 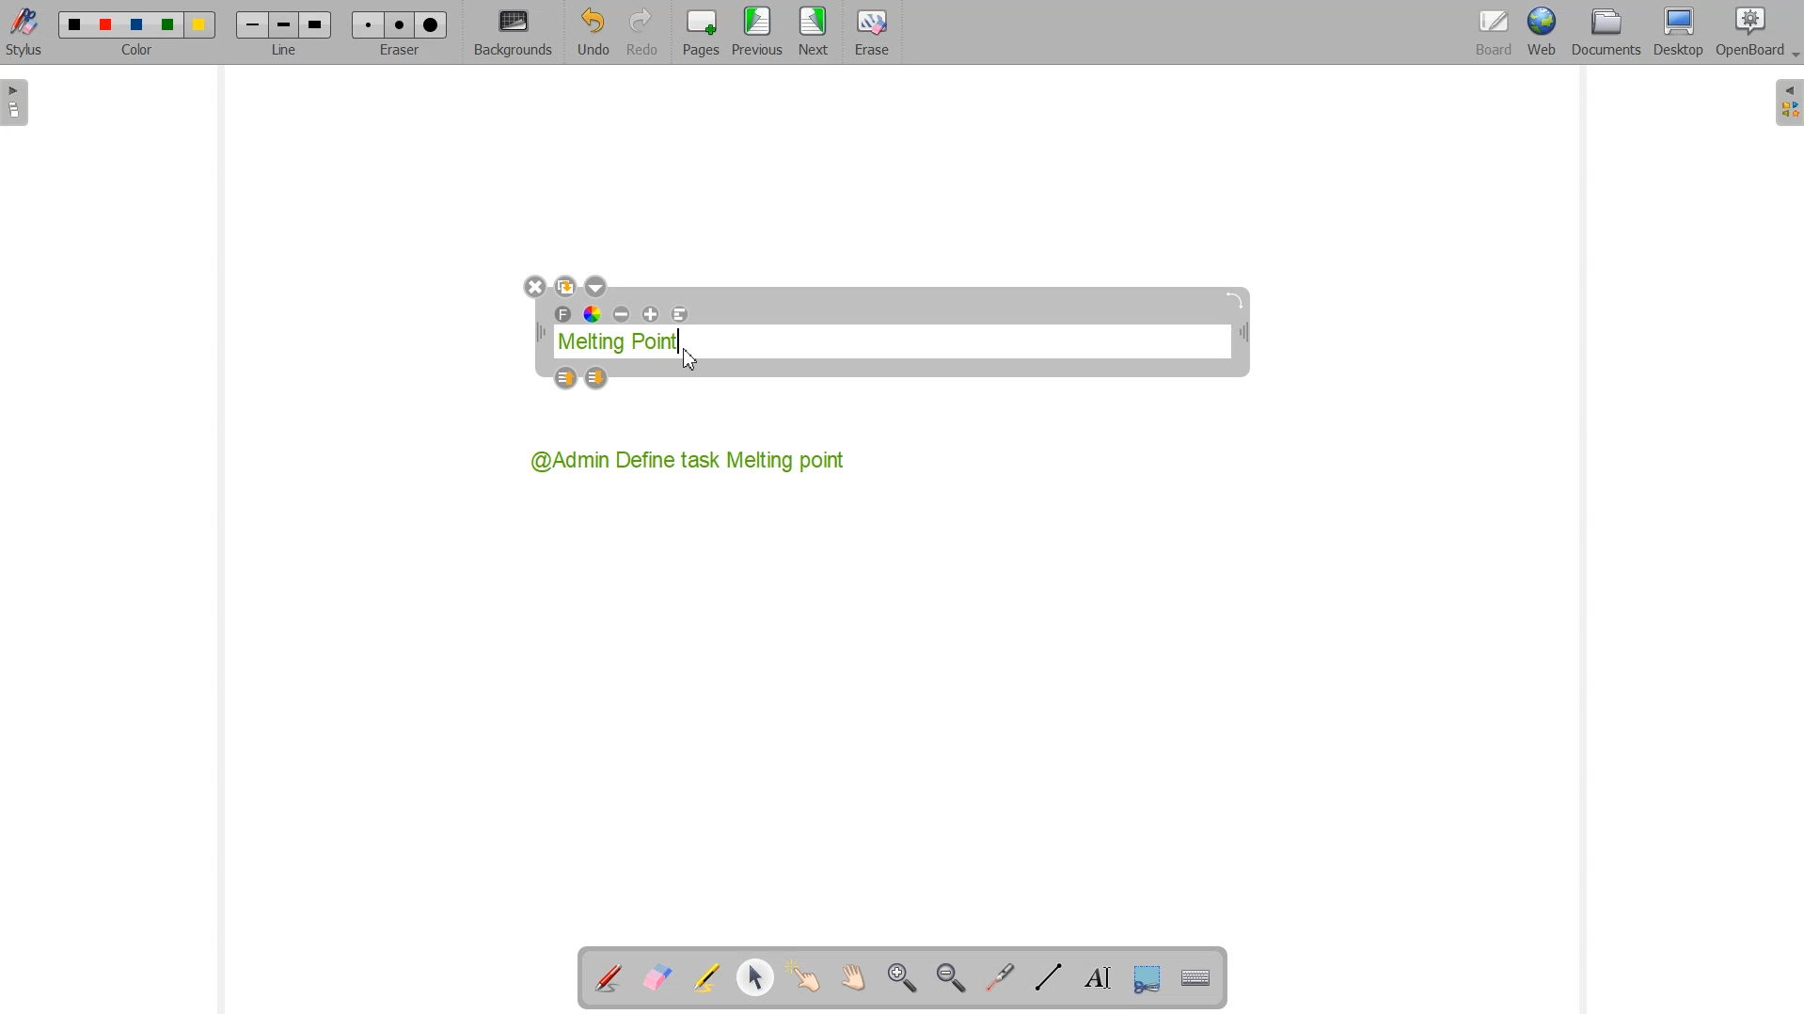 What do you see at coordinates (1680, 33) in the screenshot?
I see `Desktop` at bounding box center [1680, 33].